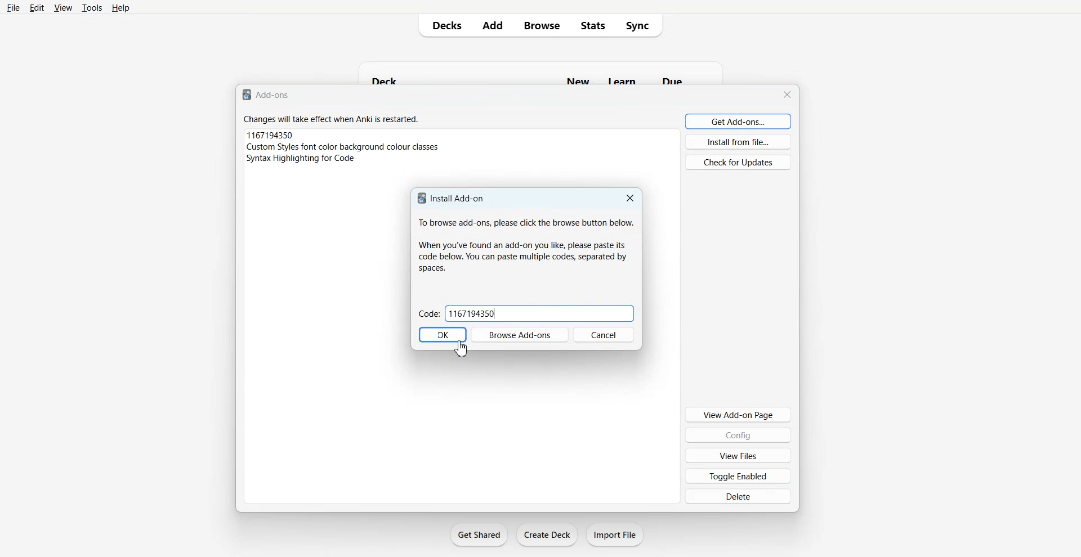  What do you see at coordinates (62, 8) in the screenshot?
I see `View` at bounding box center [62, 8].